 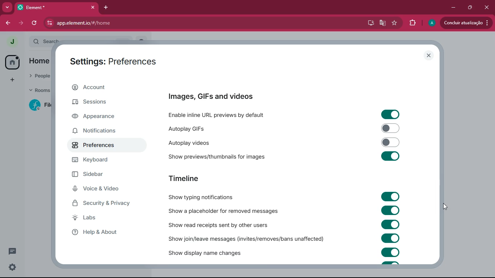 I want to click on desktop, so click(x=369, y=23).